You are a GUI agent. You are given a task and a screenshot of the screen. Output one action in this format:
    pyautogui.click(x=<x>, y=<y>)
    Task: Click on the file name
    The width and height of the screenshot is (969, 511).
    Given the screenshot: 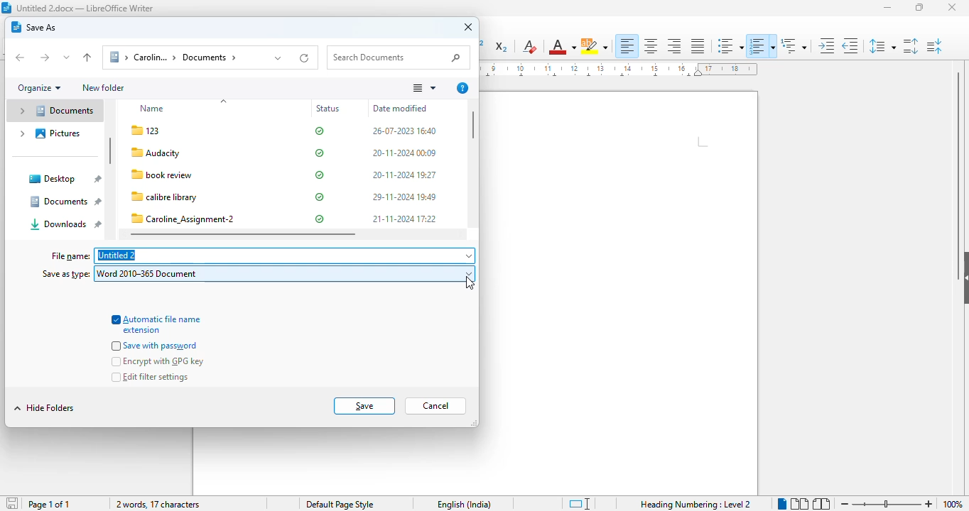 What is the action you would take?
    pyautogui.click(x=185, y=175)
    